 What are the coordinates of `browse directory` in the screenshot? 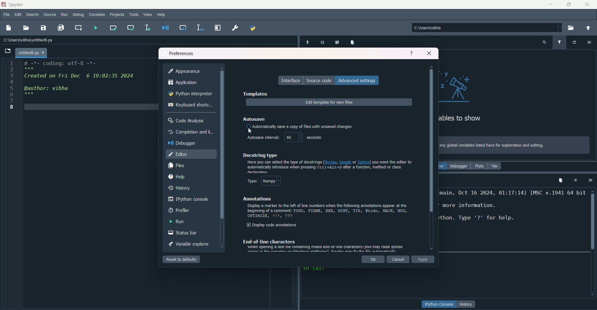 It's located at (571, 28).